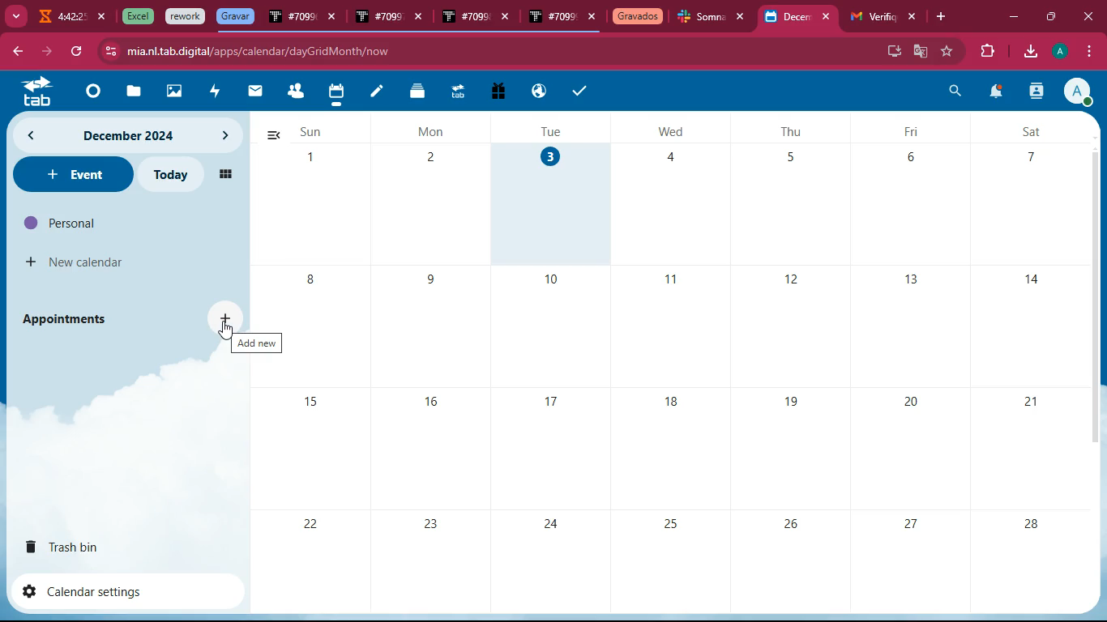 The height and width of the screenshot is (622, 1107). I want to click on appointments, so click(70, 318).